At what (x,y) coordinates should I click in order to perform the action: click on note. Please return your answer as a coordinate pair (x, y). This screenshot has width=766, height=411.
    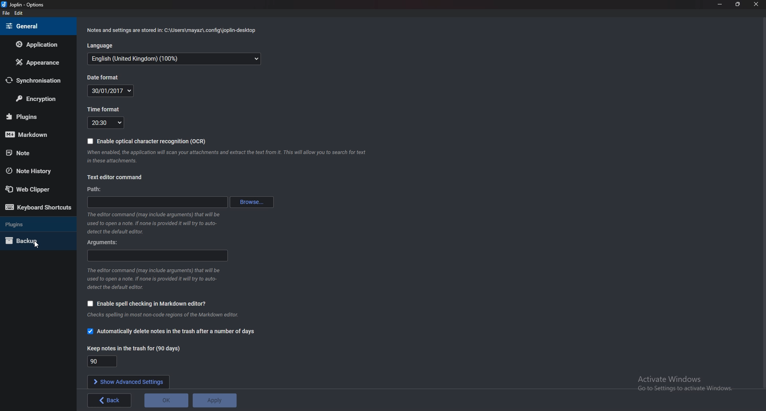
    Looking at the image, I should click on (32, 153).